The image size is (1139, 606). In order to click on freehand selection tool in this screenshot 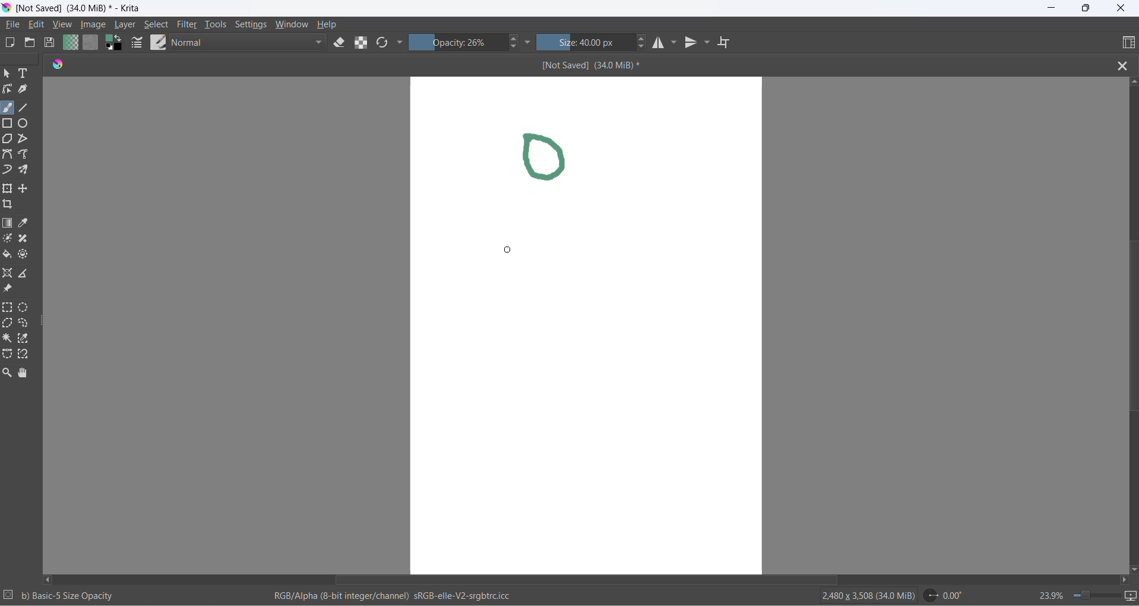, I will do `click(27, 323)`.